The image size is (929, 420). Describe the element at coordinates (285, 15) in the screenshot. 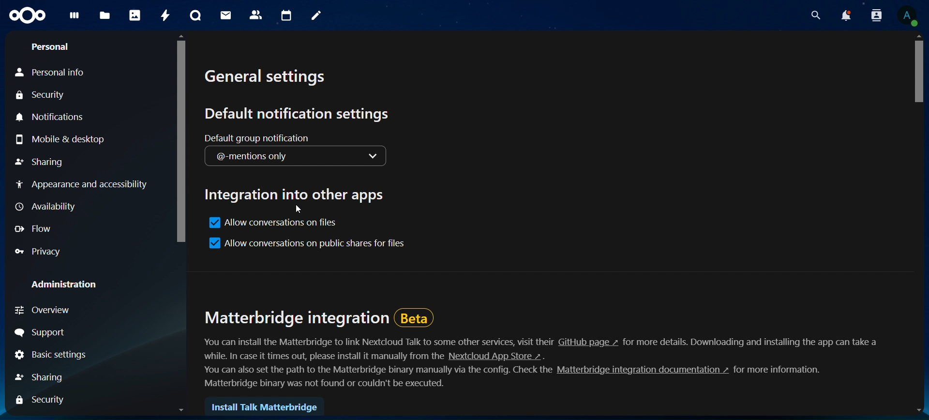

I see `calendar` at that location.